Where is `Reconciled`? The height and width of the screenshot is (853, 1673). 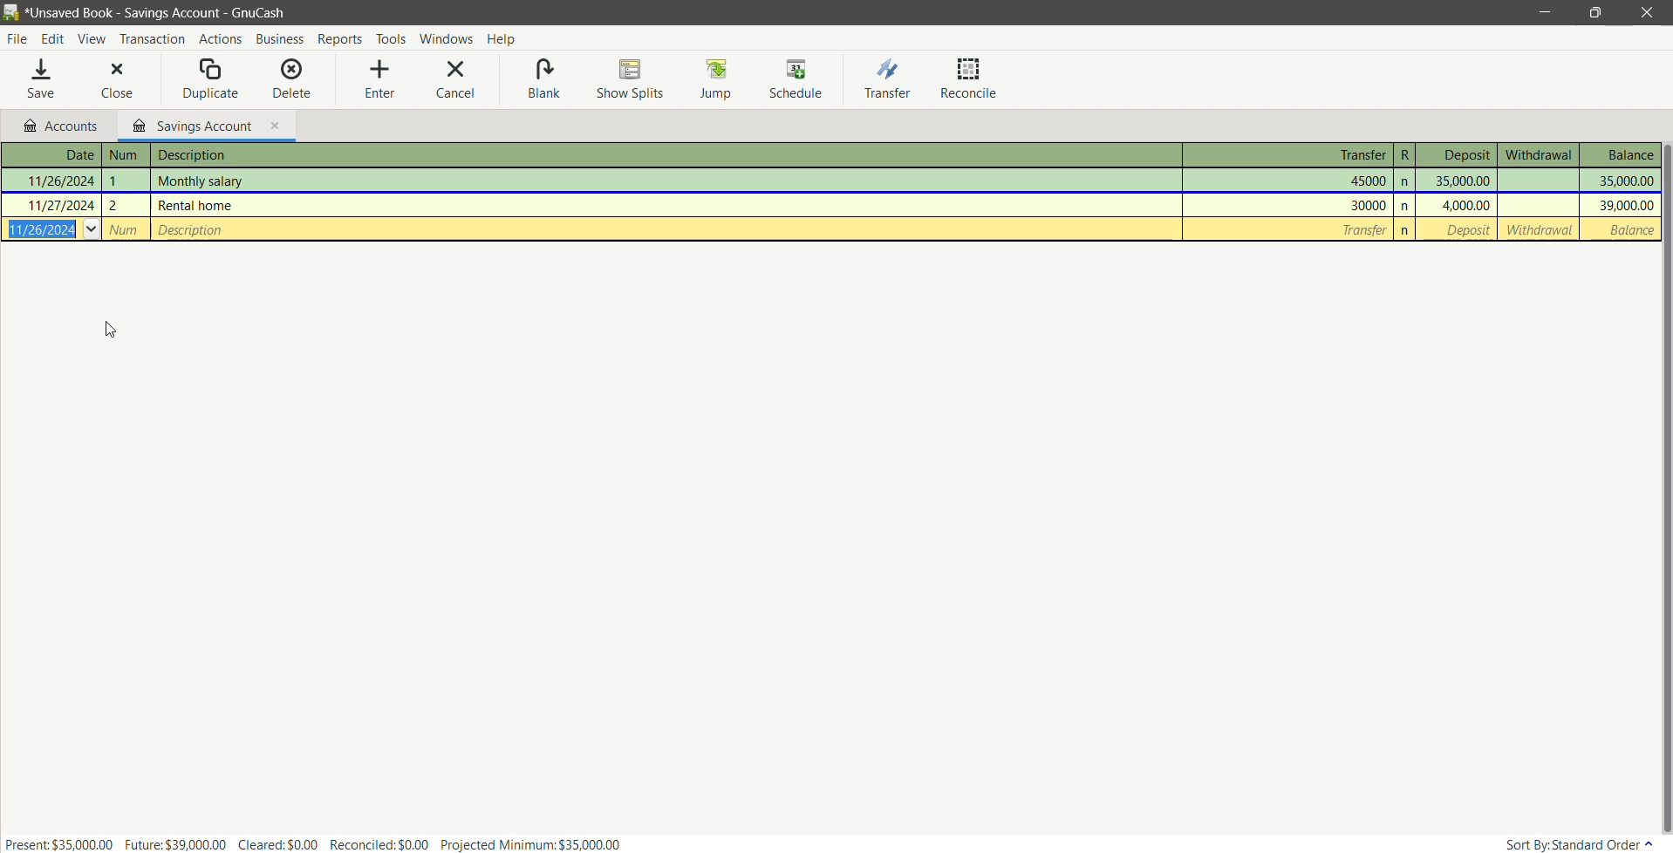
Reconciled is located at coordinates (380, 843).